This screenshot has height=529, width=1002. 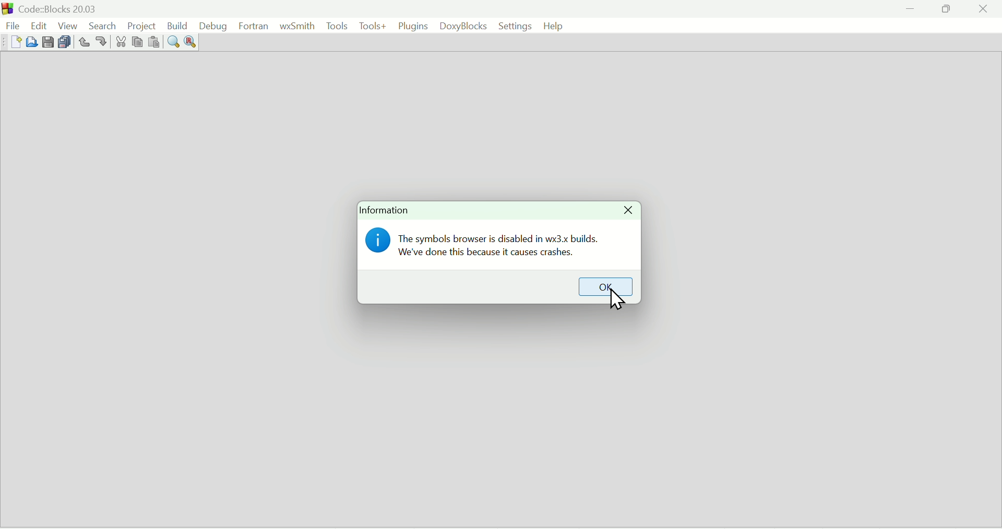 I want to click on Close, so click(x=628, y=210).